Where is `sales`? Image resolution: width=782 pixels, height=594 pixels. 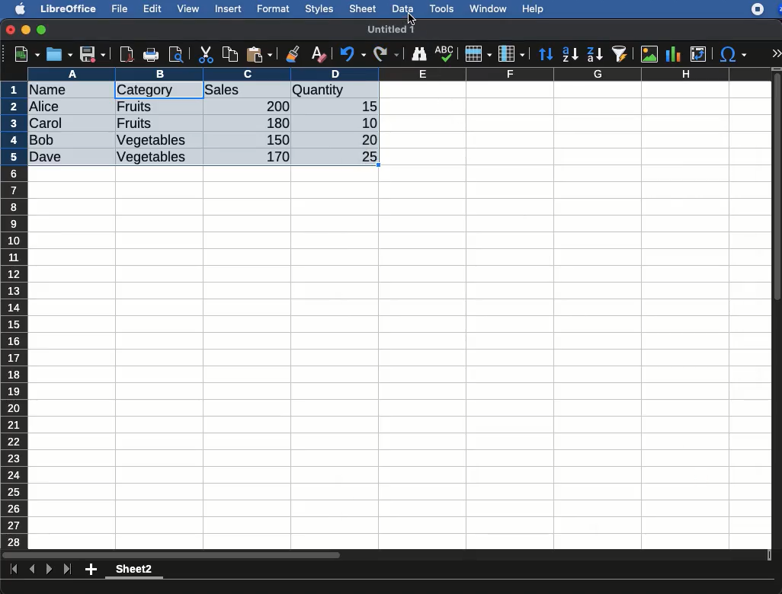
sales is located at coordinates (248, 91).